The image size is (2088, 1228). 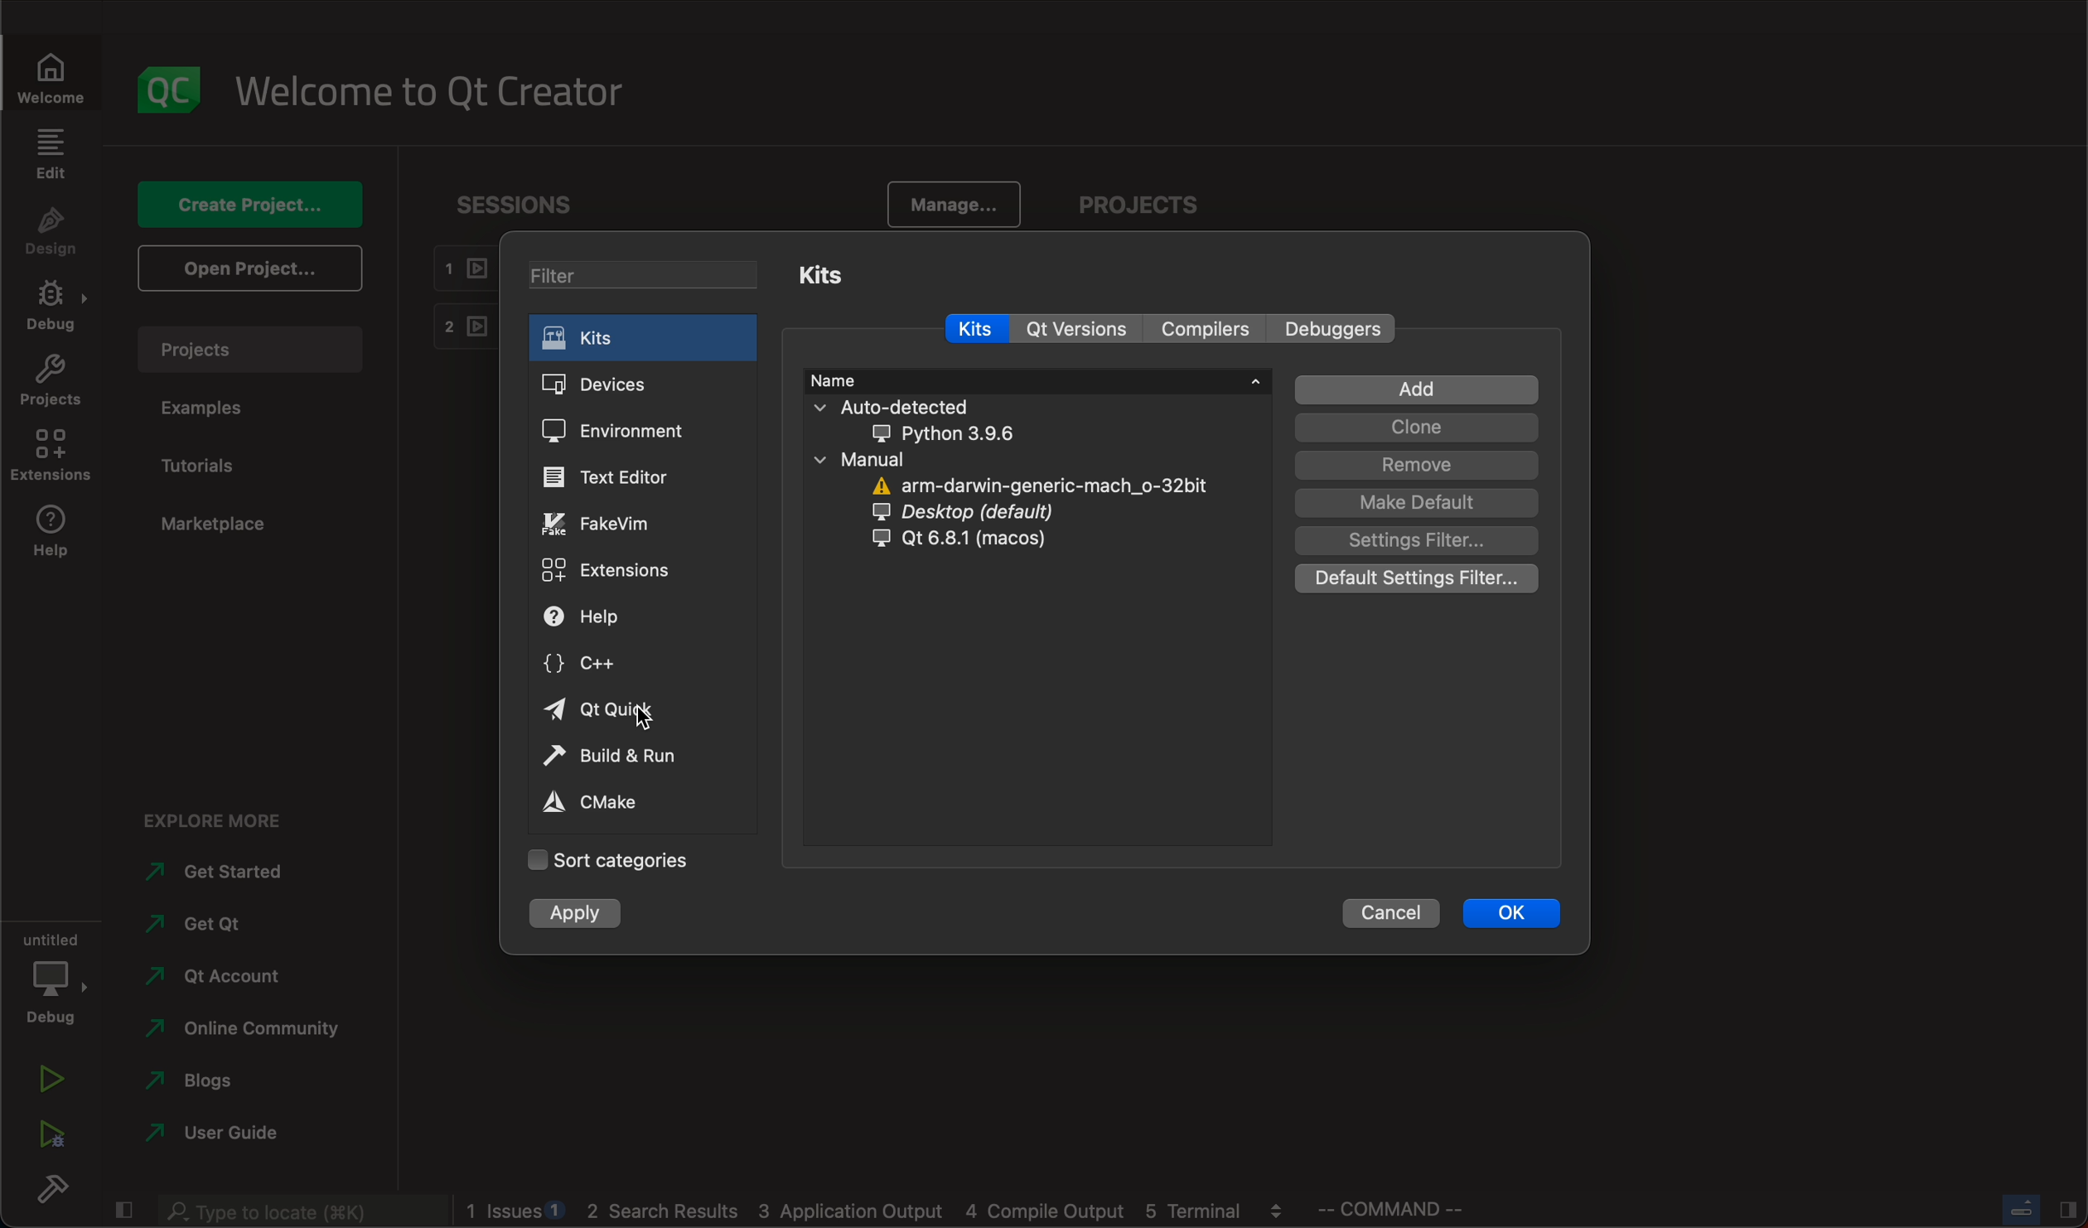 I want to click on clone, so click(x=1411, y=429).